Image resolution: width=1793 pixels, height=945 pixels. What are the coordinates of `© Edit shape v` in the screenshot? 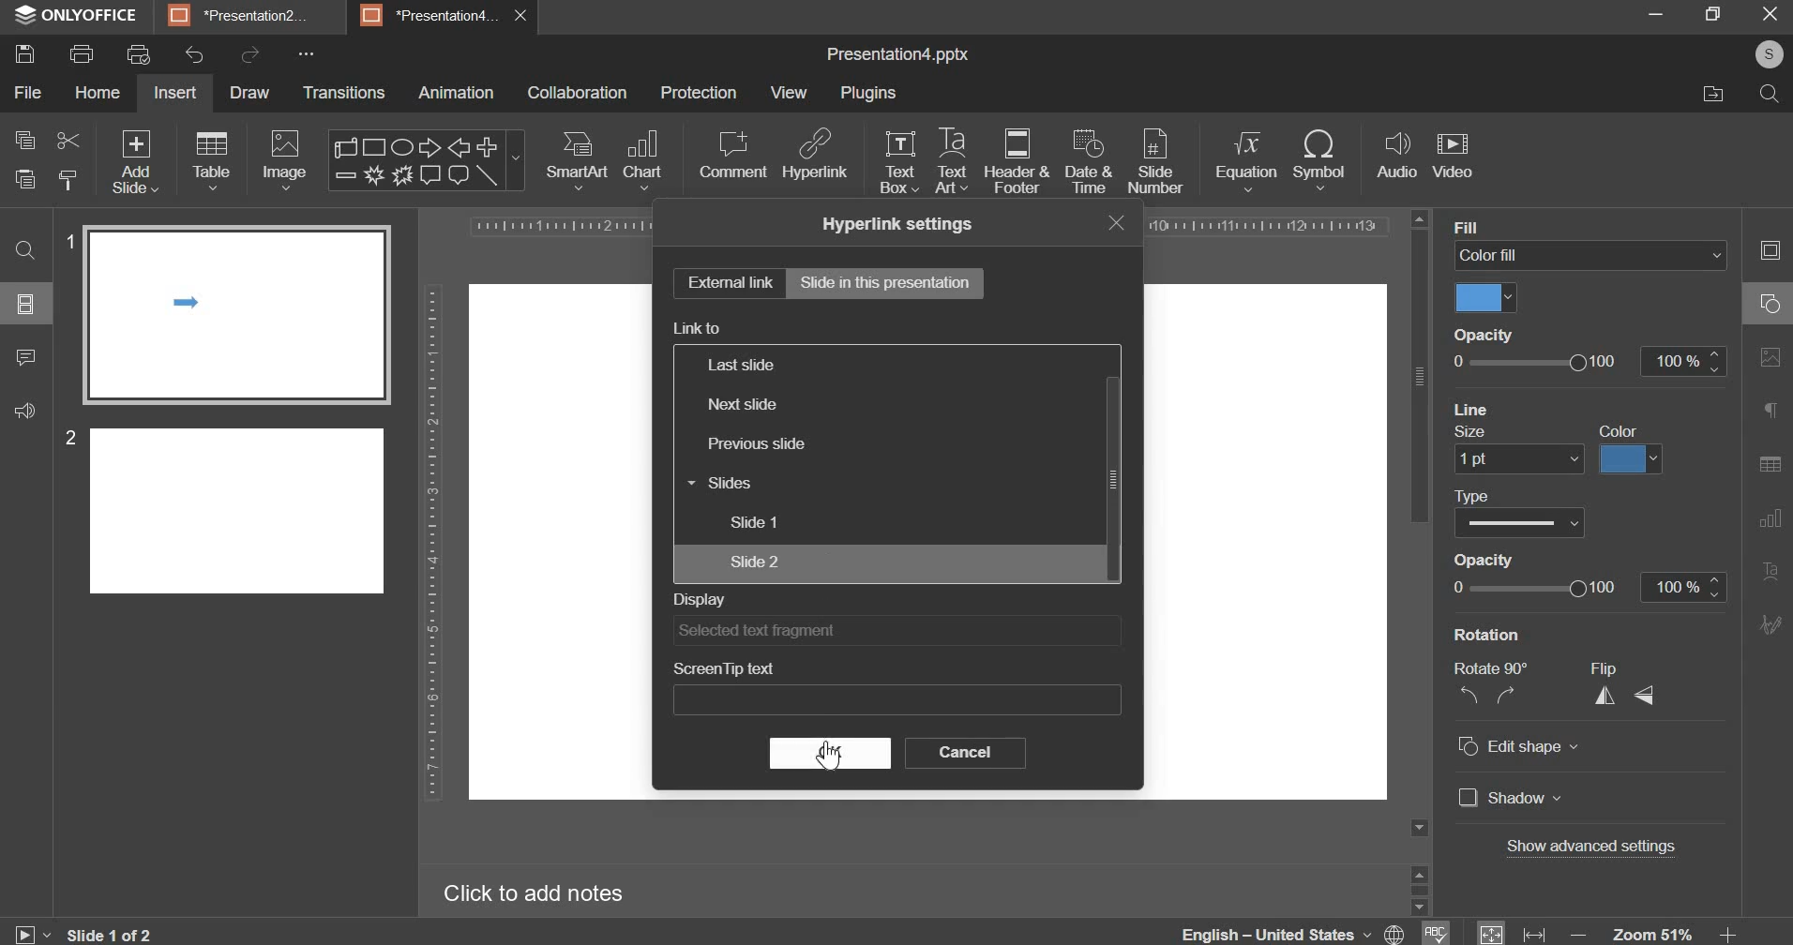 It's located at (1521, 750).